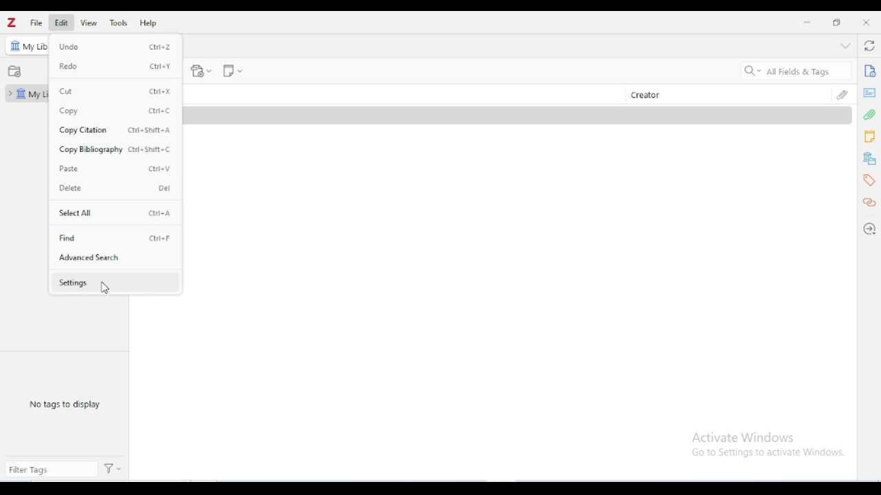  I want to click on edit, so click(61, 23).